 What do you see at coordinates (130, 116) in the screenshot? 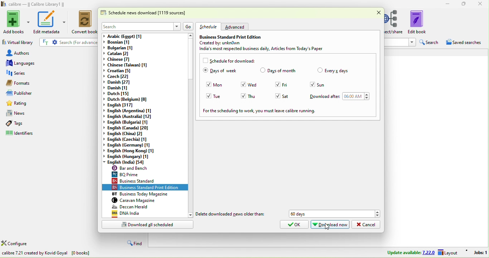
I see `english (australia)[12]` at bounding box center [130, 116].